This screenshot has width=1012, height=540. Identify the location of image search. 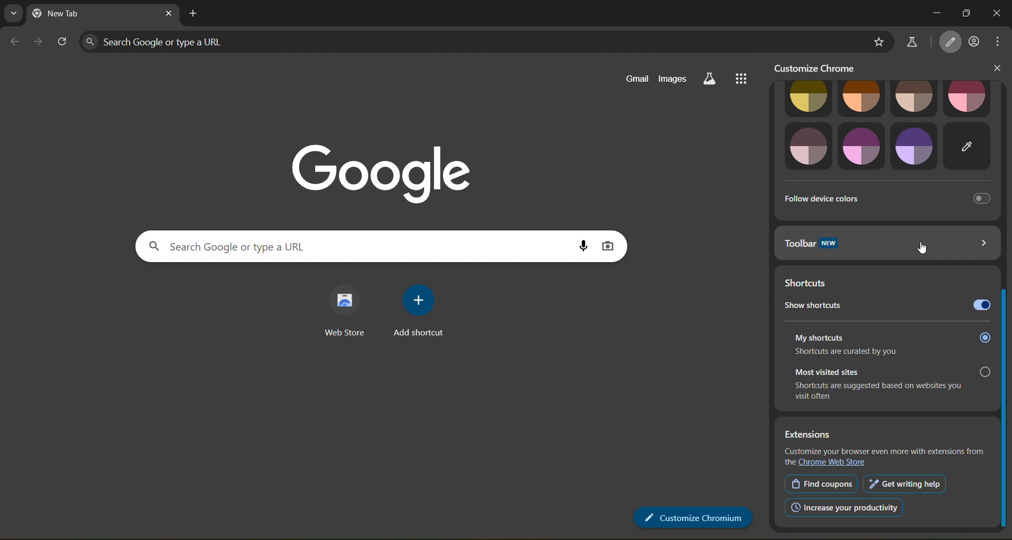
(610, 247).